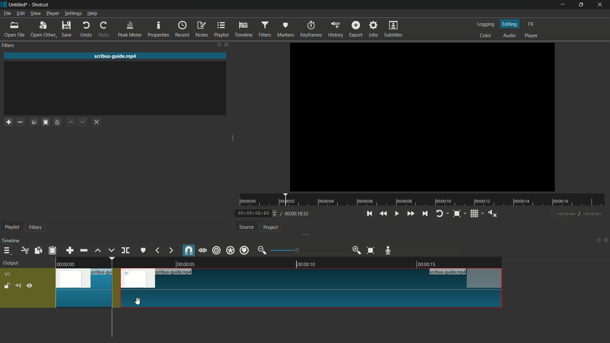 This screenshot has height=343, width=610. I want to click on markers, so click(285, 30).